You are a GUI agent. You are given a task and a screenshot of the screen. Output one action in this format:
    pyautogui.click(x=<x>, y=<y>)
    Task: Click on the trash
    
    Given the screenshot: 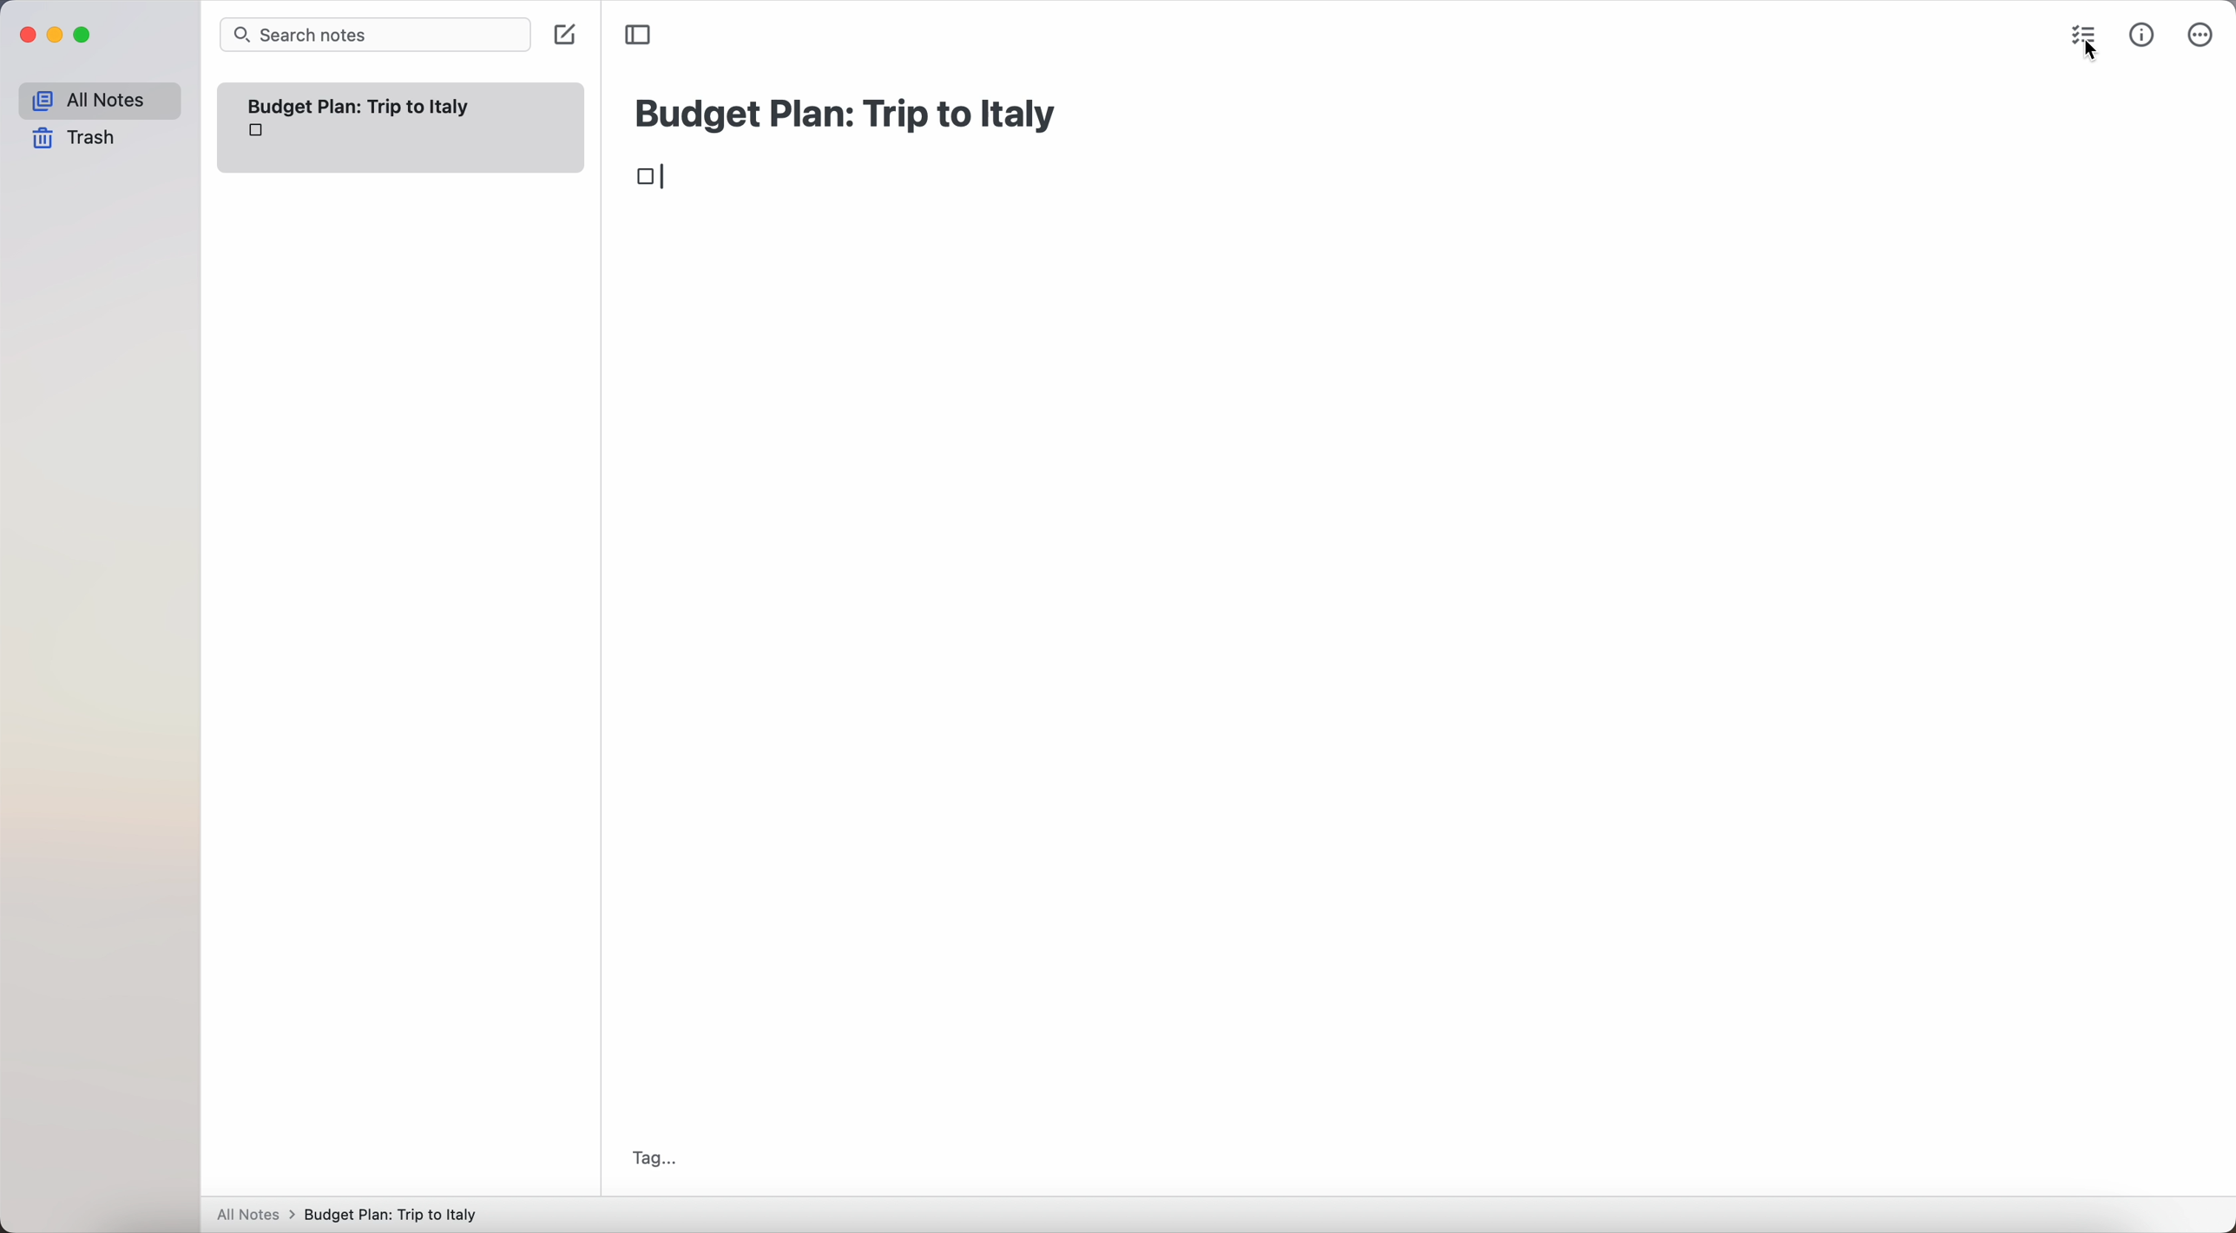 What is the action you would take?
    pyautogui.click(x=75, y=138)
    